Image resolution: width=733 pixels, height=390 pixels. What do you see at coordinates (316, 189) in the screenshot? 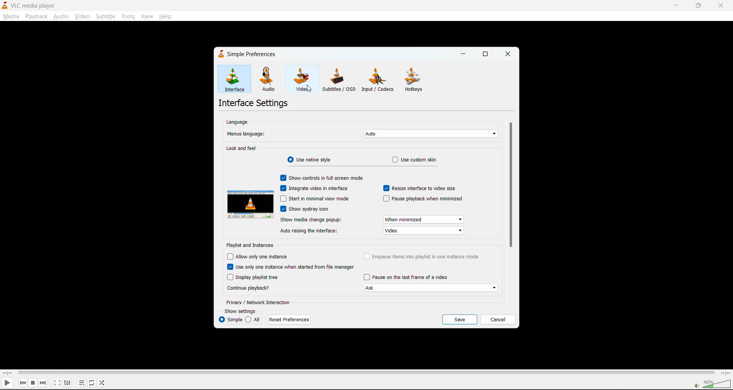
I see `integrate video in interface` at bounding box center [316, 189].